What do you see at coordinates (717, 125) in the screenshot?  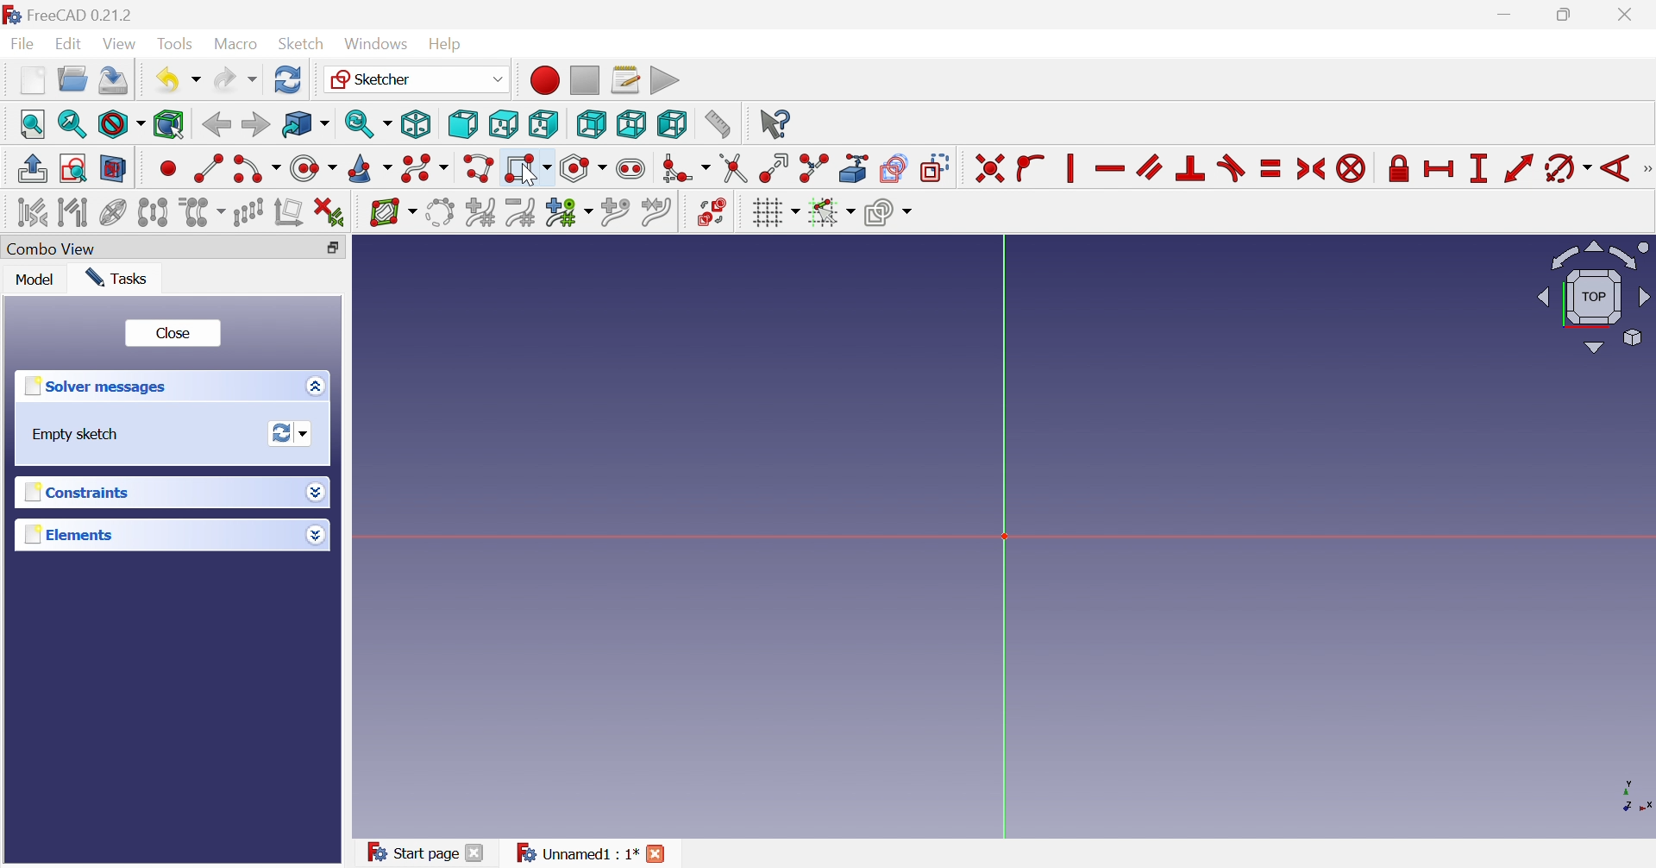 I see `Measure distance` at bounding box center [717, 125].